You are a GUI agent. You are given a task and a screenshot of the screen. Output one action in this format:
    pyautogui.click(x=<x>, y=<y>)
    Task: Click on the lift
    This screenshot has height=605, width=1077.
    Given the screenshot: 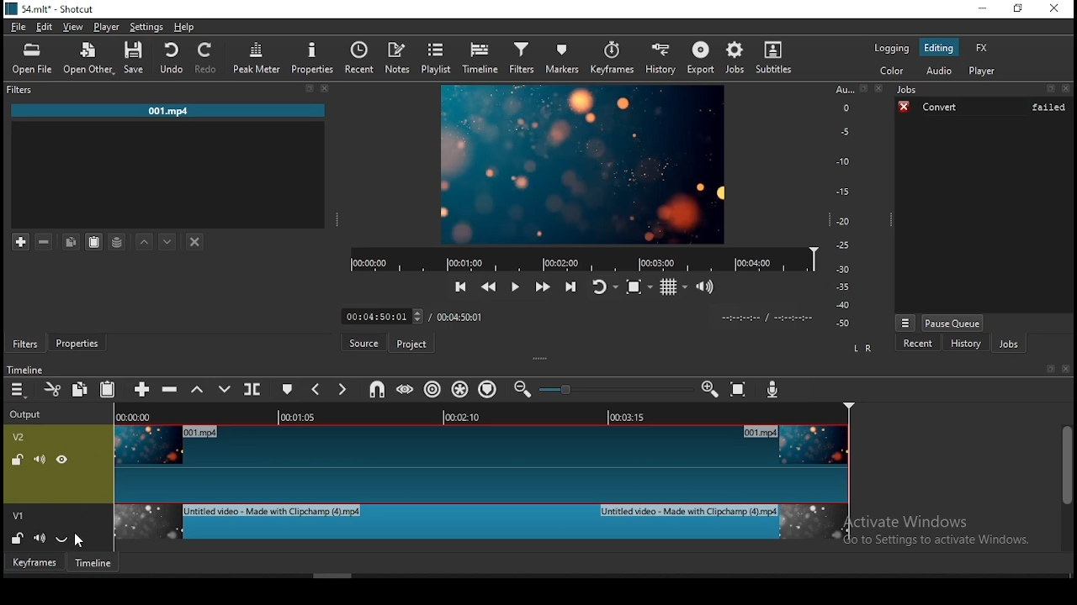 What is the action you would take?
    pyautogui.click(x=196, y=391)
    